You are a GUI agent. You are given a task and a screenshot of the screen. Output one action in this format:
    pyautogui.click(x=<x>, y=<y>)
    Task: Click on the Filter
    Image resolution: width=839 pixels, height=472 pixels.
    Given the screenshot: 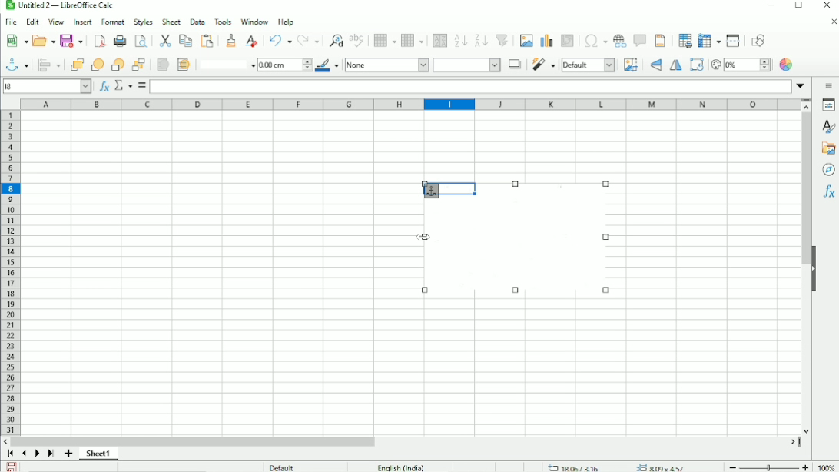 What is the action you would take?
    pyautogui.click(x=543, y=65)
    